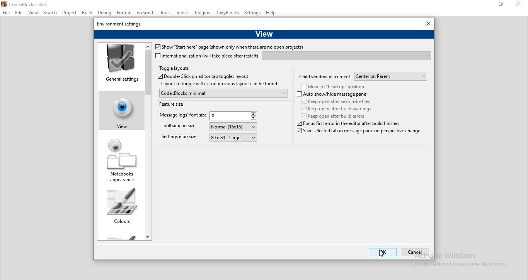 The height and width of the screenshot is (280, 528). What do you see at coordinates (233, 127) in the screenshot?
I see `Normal(75x75)` at bounding box center [233, 127].